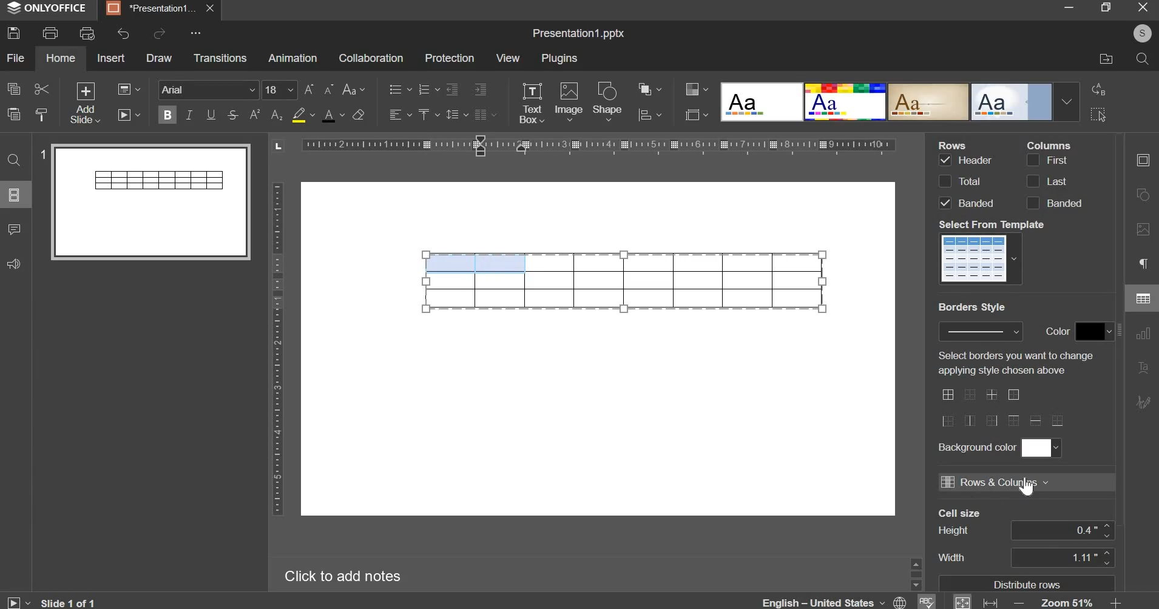  What do you see at coordinates (578, 34) in the screenshot?
I see `Title` at bounding box center [578, 34].